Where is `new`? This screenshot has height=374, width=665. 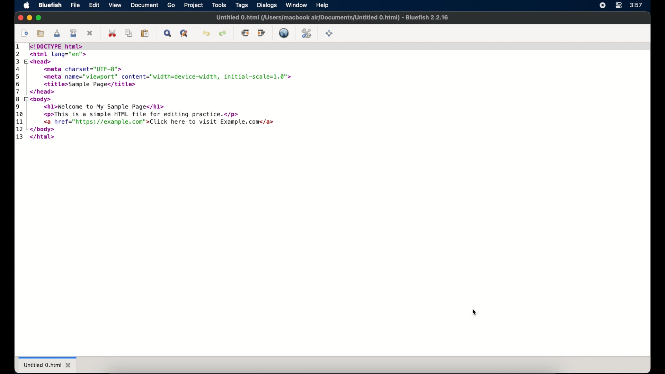 new is located at coordinates (24, 34).